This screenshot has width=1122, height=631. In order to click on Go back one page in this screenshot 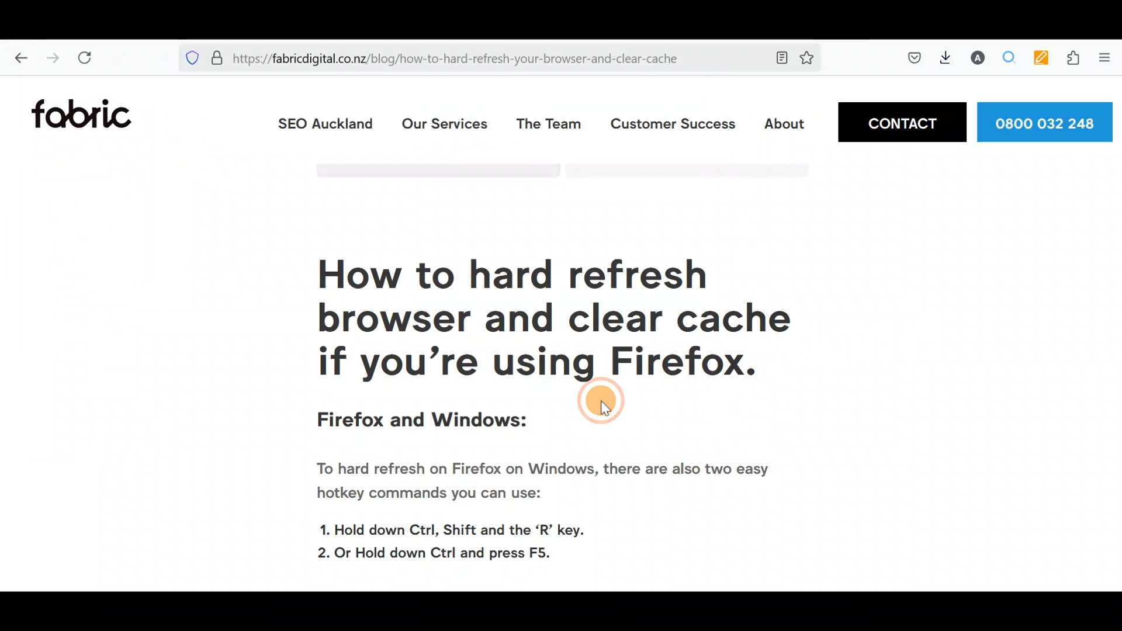, I will do `click(16, 58)`.